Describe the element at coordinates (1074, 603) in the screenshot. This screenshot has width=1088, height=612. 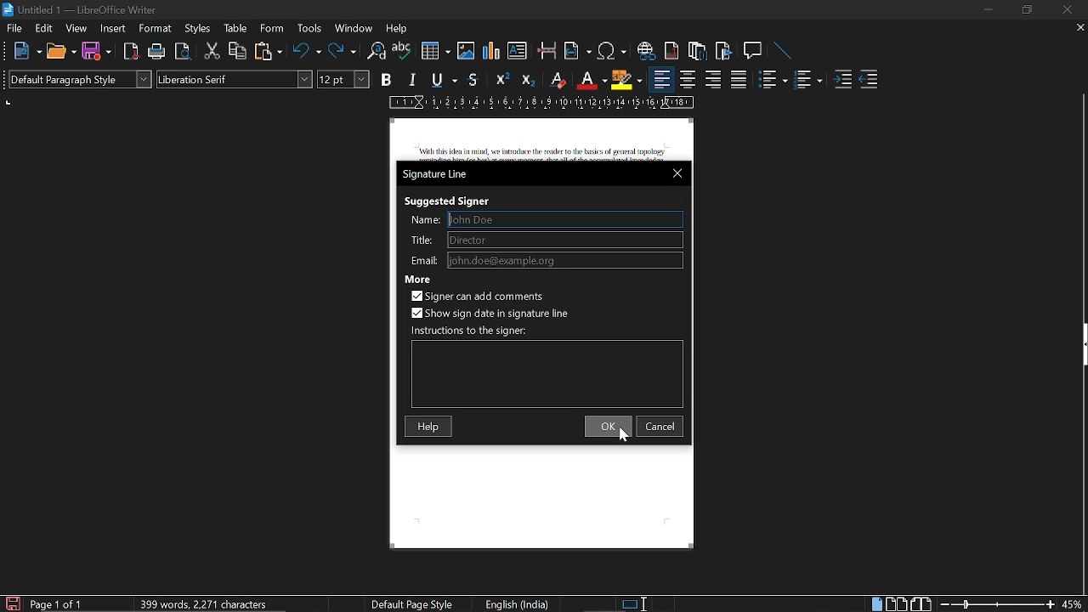
I see `current zoom` at that location.